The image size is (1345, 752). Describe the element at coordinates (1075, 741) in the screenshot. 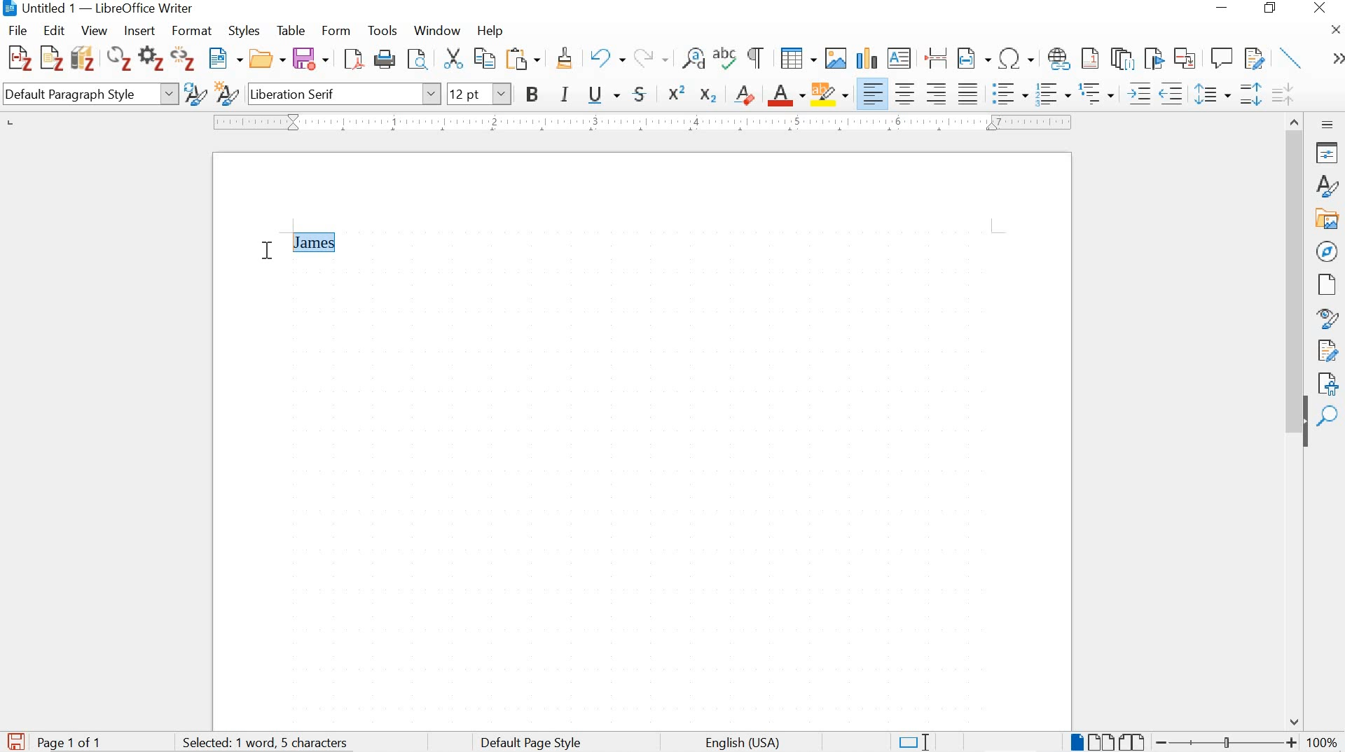

I see `single page view` at that location.